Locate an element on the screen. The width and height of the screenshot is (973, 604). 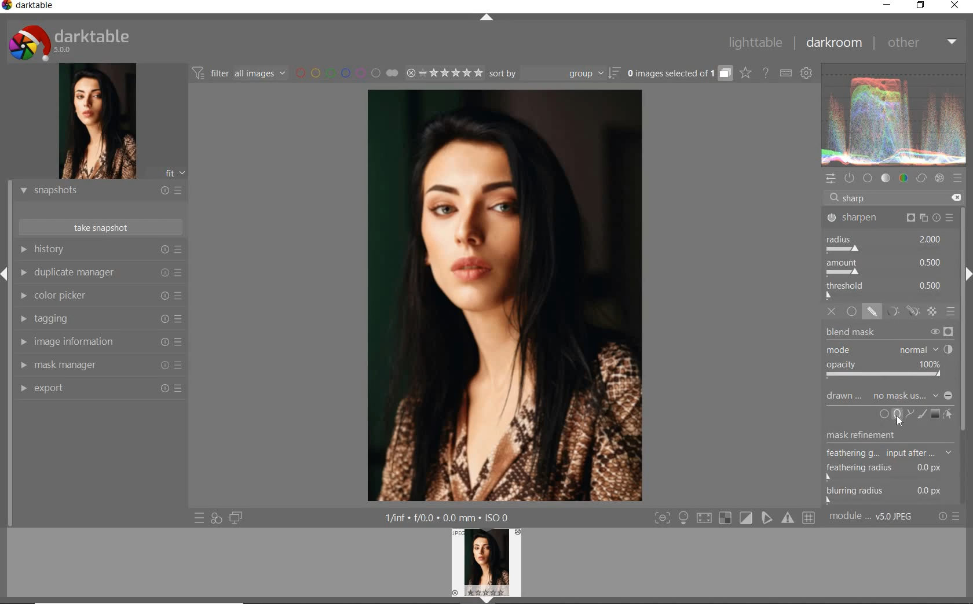
filter all images by module order is located at coordinates (240, 75).